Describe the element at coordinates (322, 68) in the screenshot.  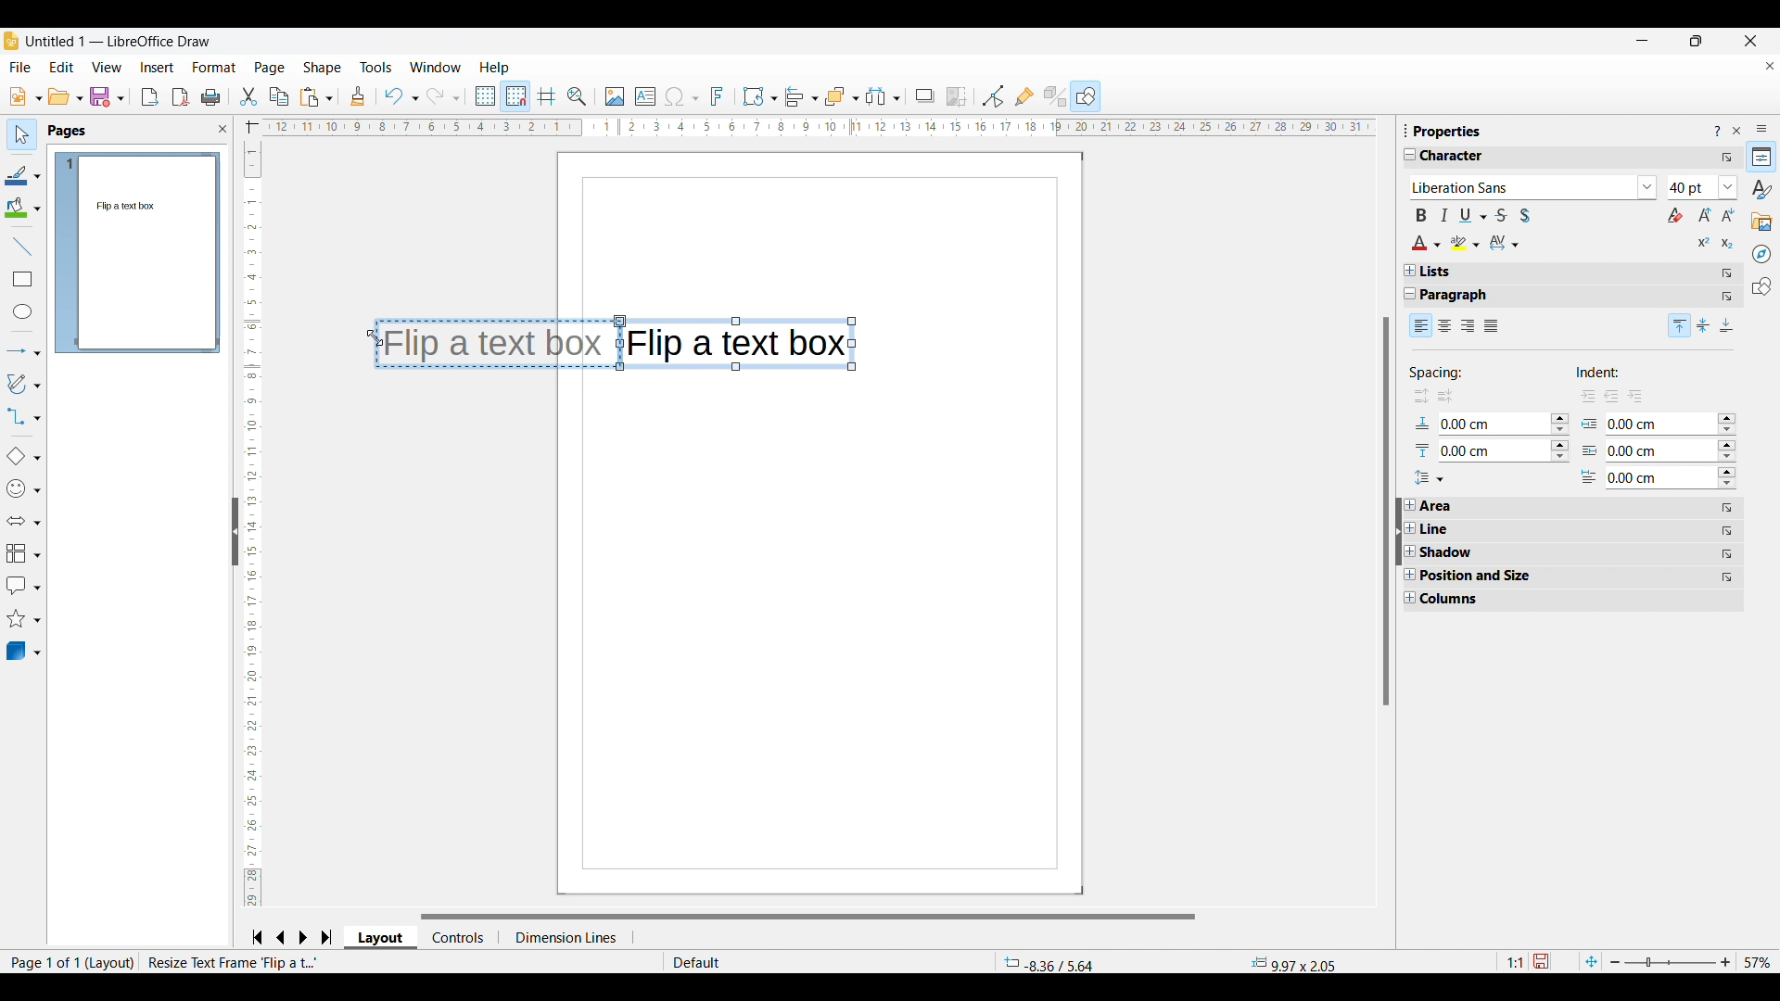
I see `Shape menu` at that location.